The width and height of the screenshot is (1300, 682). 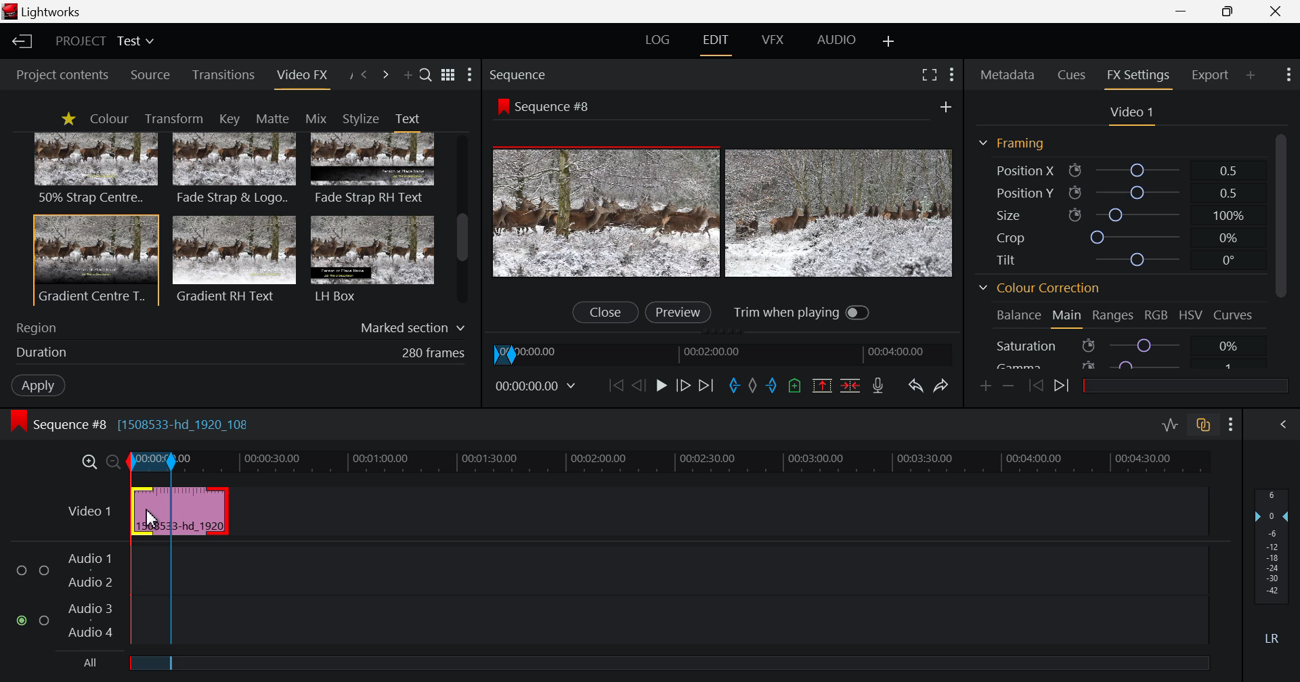 What do you see at coordinates (462, 221) in the screenshot?
I see `Scroll Bar` at bounding box center [462, 221].